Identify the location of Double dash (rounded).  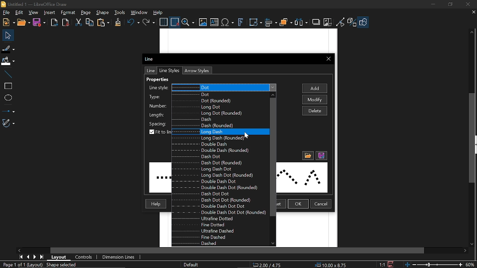
(218, 150).